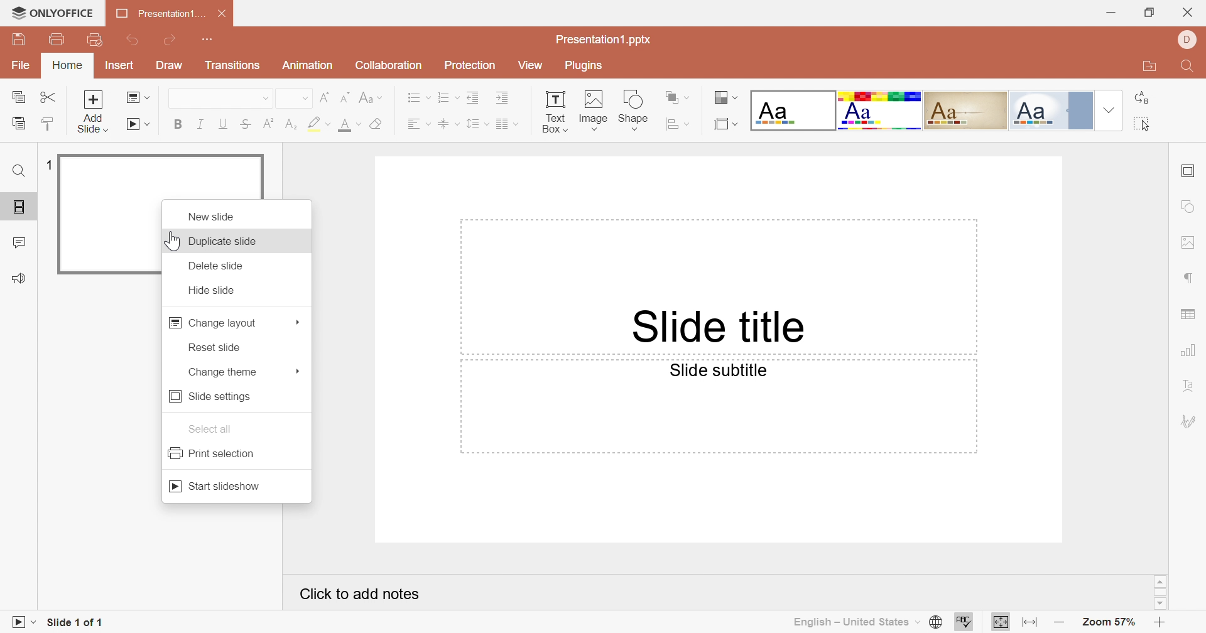  What do you see at coordinates (634, 109) in the screenshot?
I see `shape` at bounding box center [634, 109].